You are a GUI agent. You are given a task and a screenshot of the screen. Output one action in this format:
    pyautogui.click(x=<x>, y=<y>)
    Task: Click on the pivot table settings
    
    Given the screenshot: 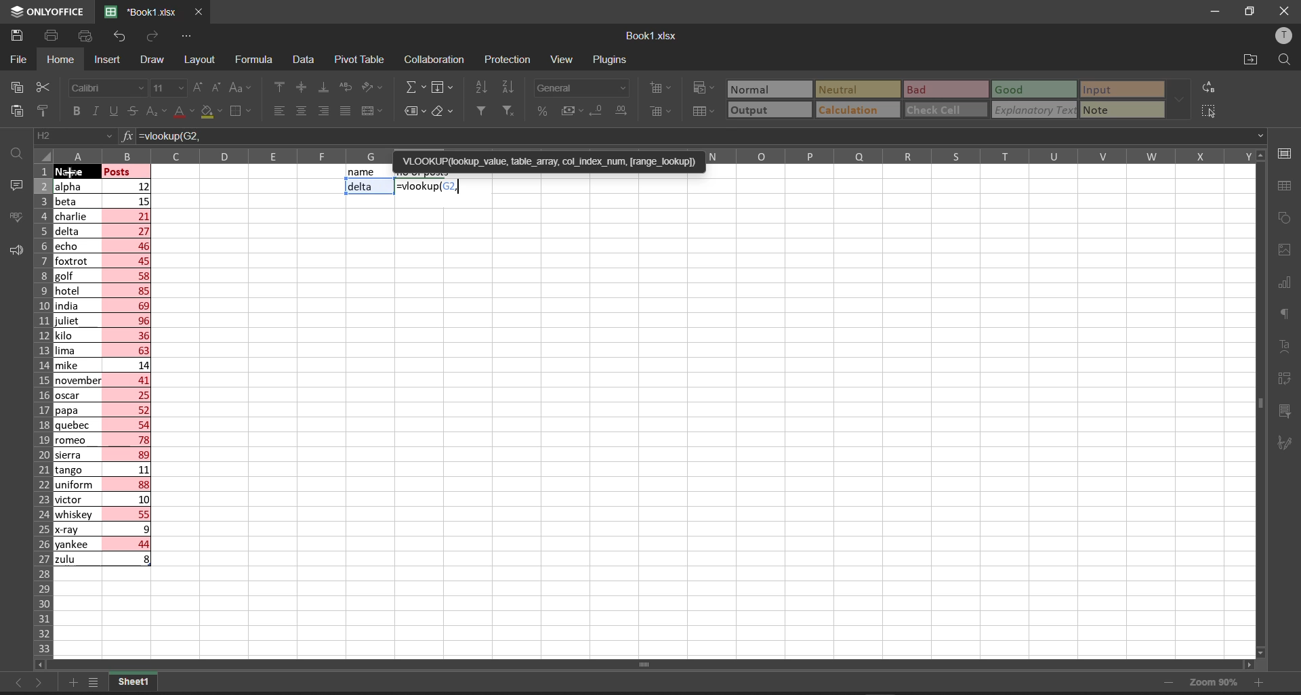 What is the action you would take?
    pyautogui.click(x=1289, y=378)
    